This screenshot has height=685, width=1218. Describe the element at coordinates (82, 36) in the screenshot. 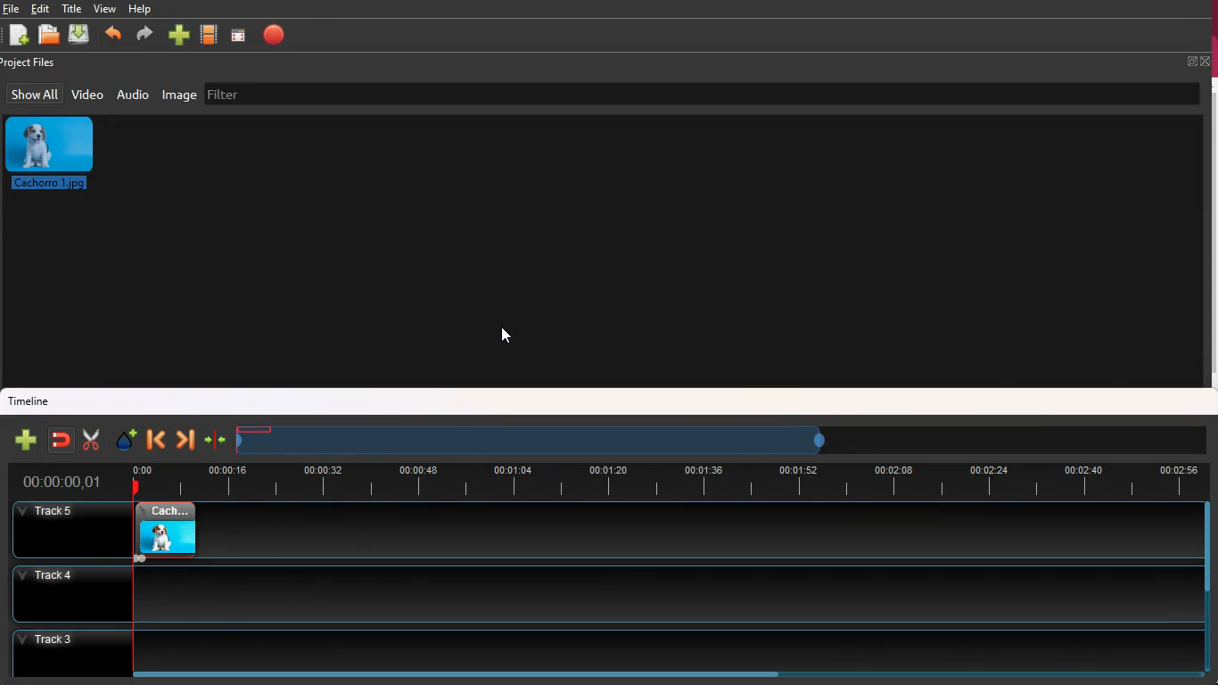

I see `dowload` at that location.